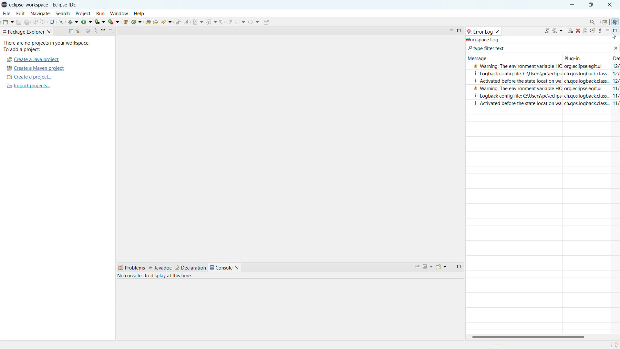  What do you see at coordinates (546, 88) in the screenshot?
I see ` Warning: The environment variable HO org.eclipse.eqgit.ui  11/` at bounding box center [546, 88].